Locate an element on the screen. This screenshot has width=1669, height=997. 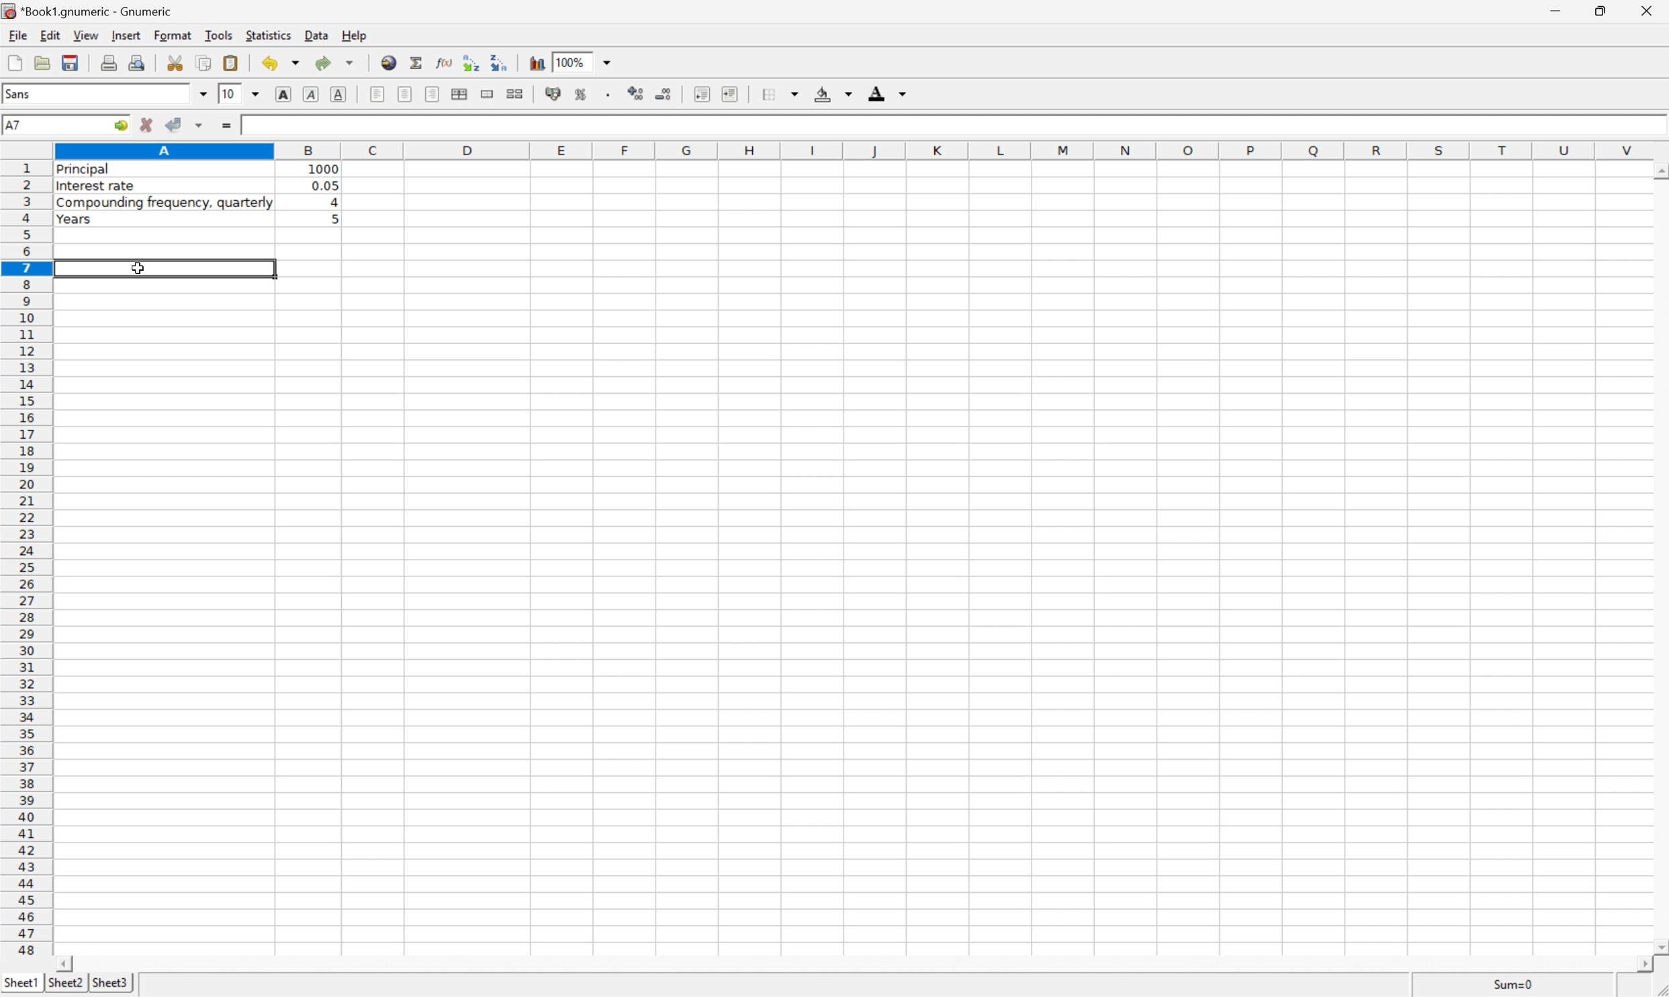
100% is located at coordinates (572, 61).